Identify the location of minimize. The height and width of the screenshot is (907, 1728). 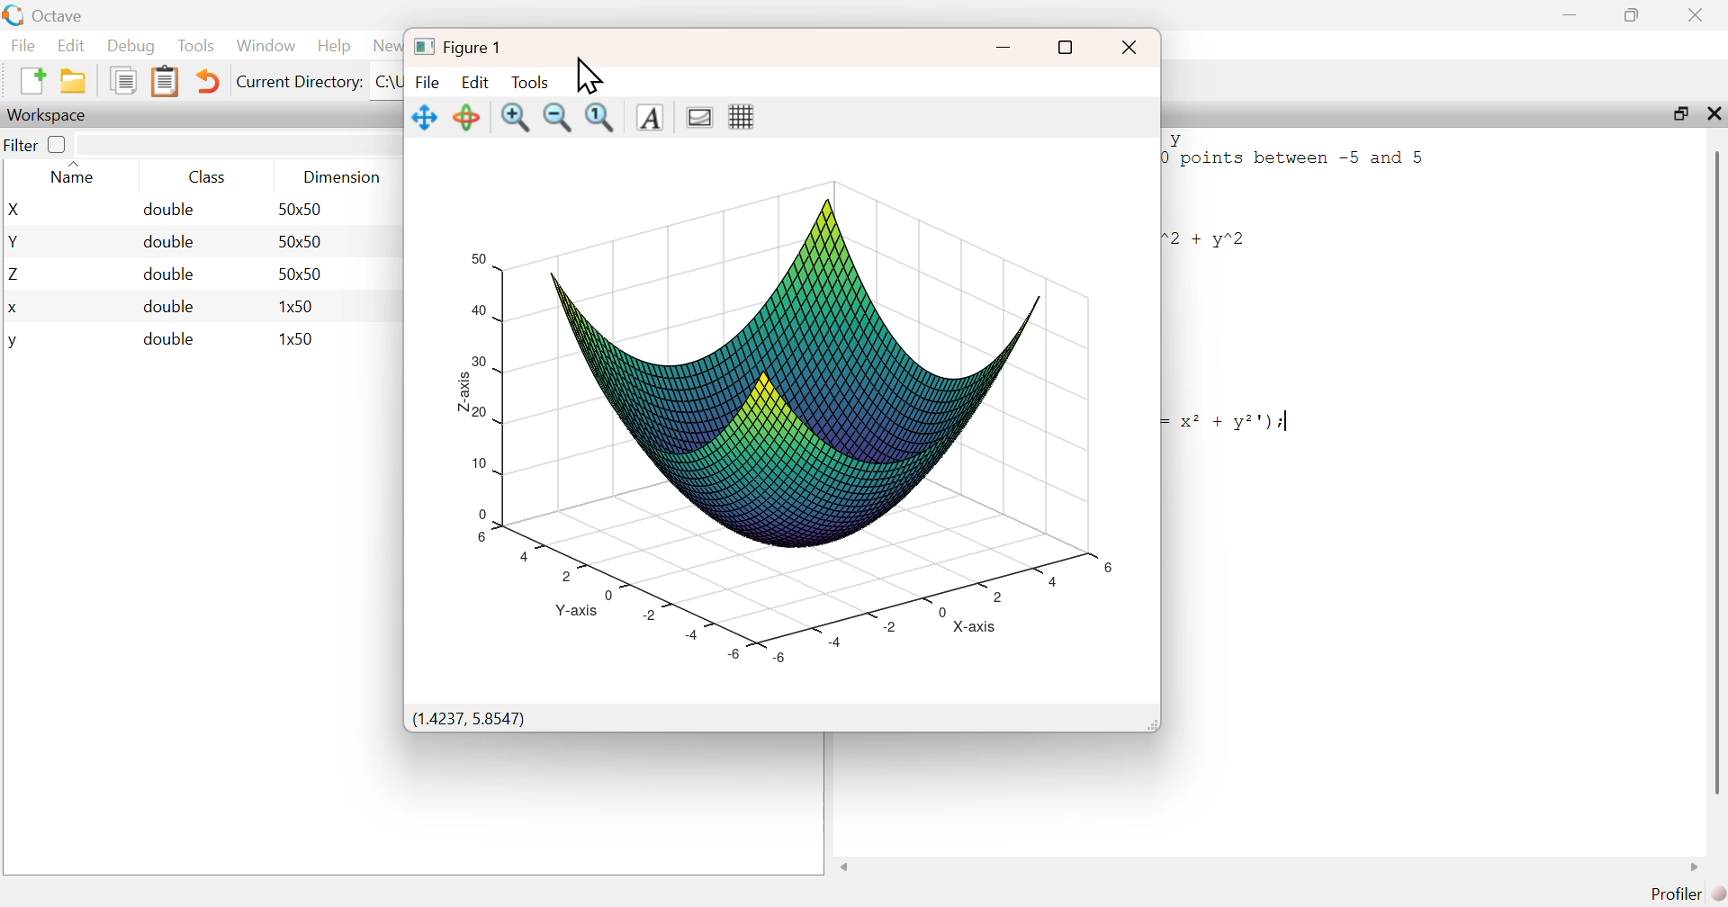
(1003, 48).